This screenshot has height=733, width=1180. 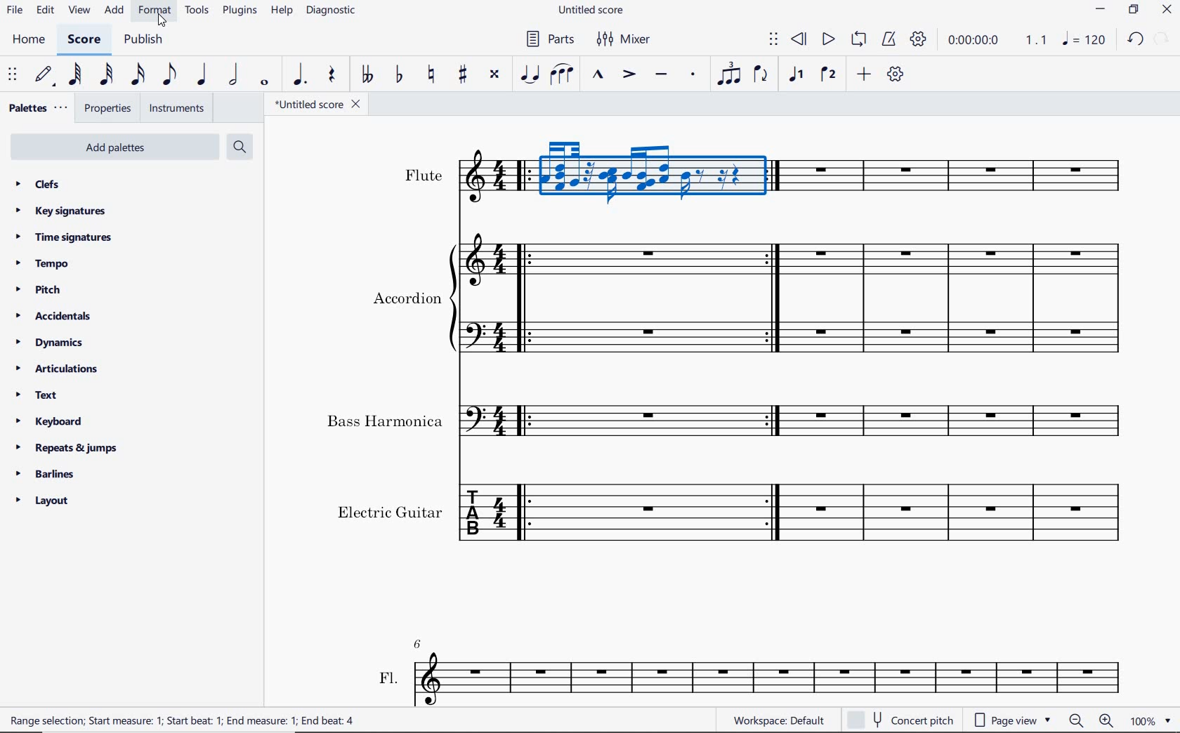 I want to click on file name, so click(x=315, y=105).